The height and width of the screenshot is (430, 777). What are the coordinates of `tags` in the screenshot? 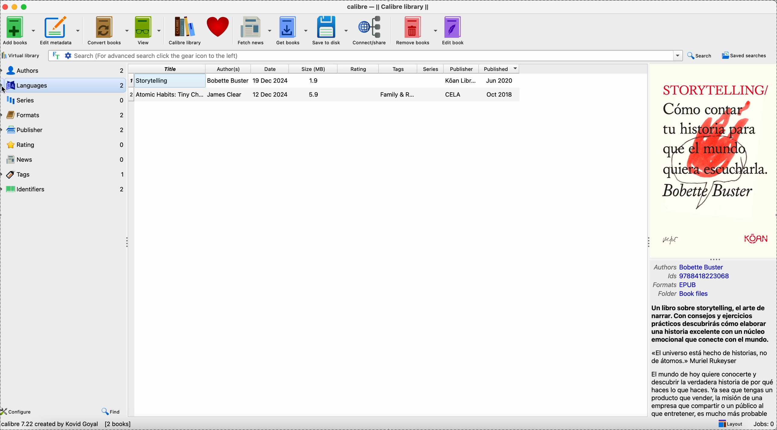 It's located at (398, 68).